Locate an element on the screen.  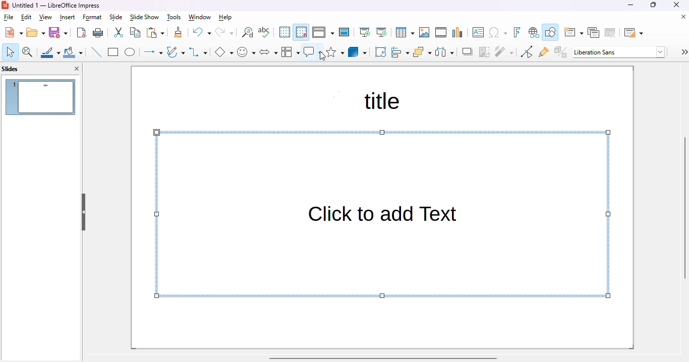
flowchart is located at coordinates (290, 52).